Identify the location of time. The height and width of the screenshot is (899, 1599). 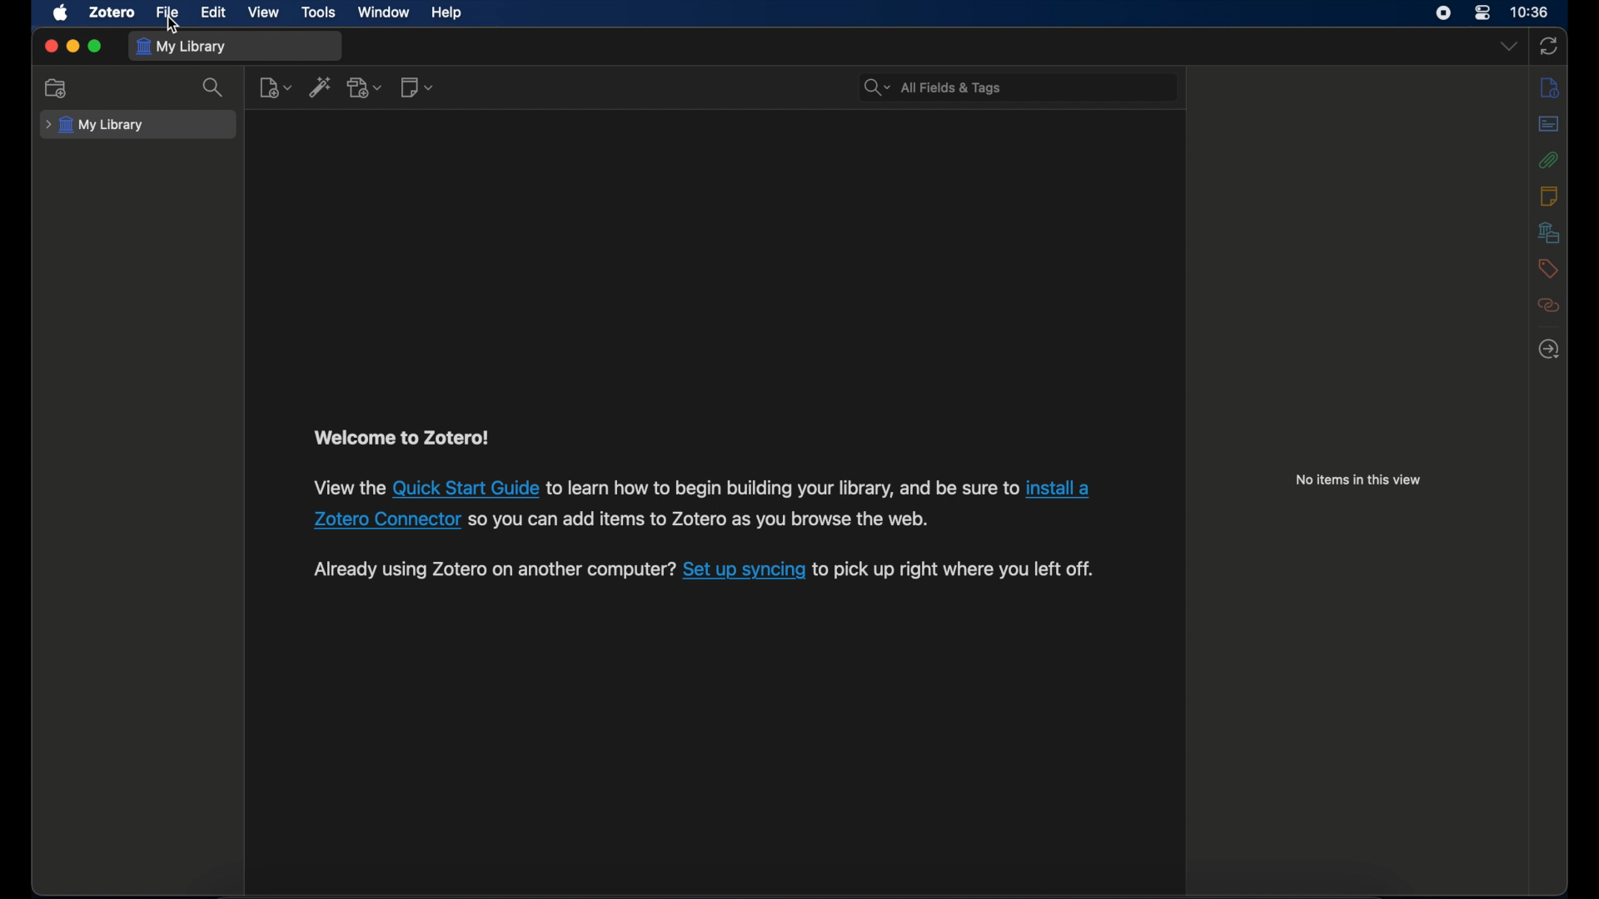
(1529, 11).